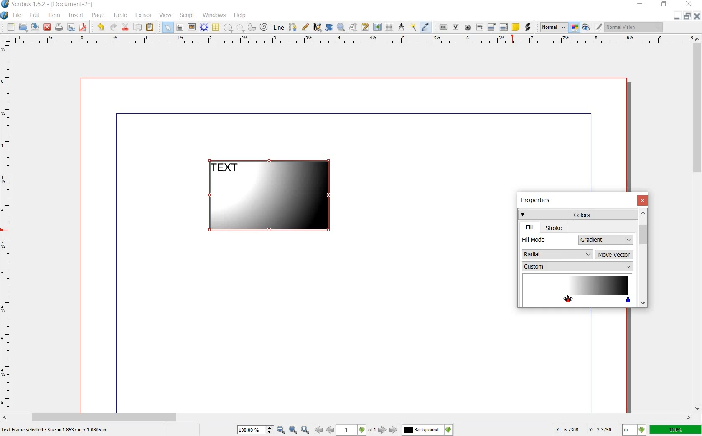 Image resolution: width=702 pixels, height=436 pixels. What do you see at coordinates (402, 27) in the screenshot?
I see `measurement` at bounding box center [402, 27].